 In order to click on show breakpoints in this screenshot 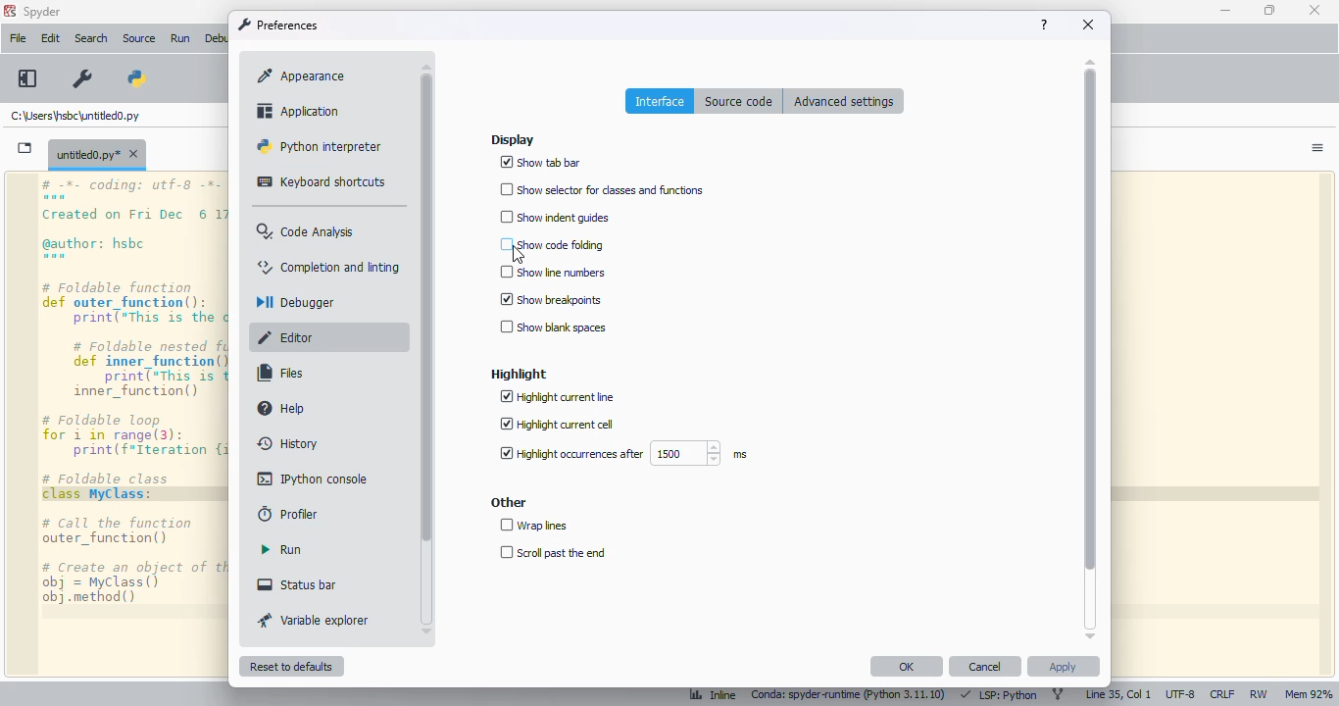, I will do `click(552, 299)`.